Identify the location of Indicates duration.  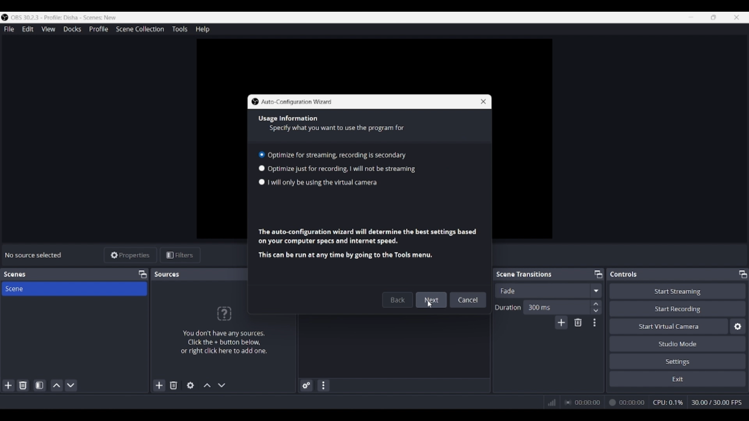
(508, 307).